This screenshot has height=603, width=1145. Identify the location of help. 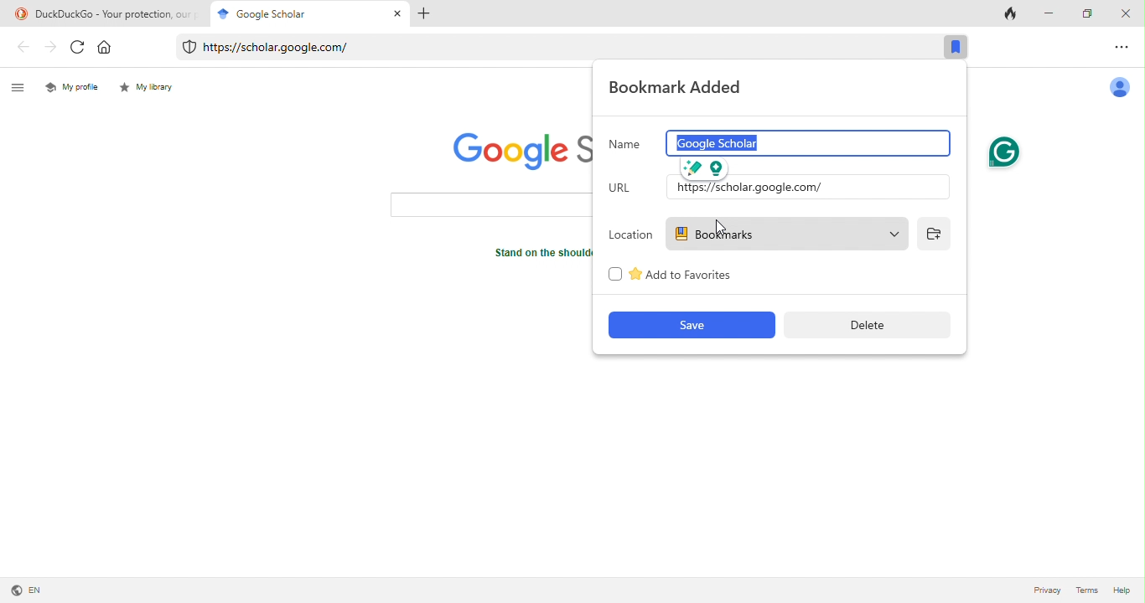
(1121, 591).